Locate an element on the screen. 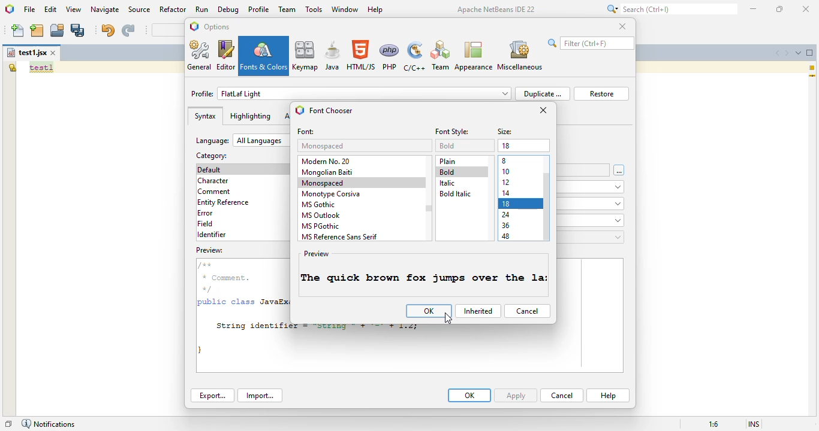  run is located at coordinates (202, 10).